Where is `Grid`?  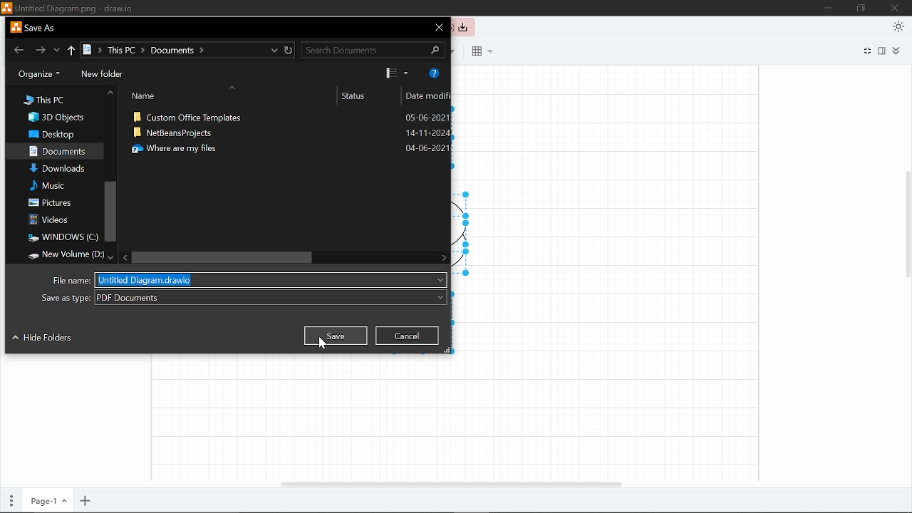 Grid is located at coordinates (481, 51).